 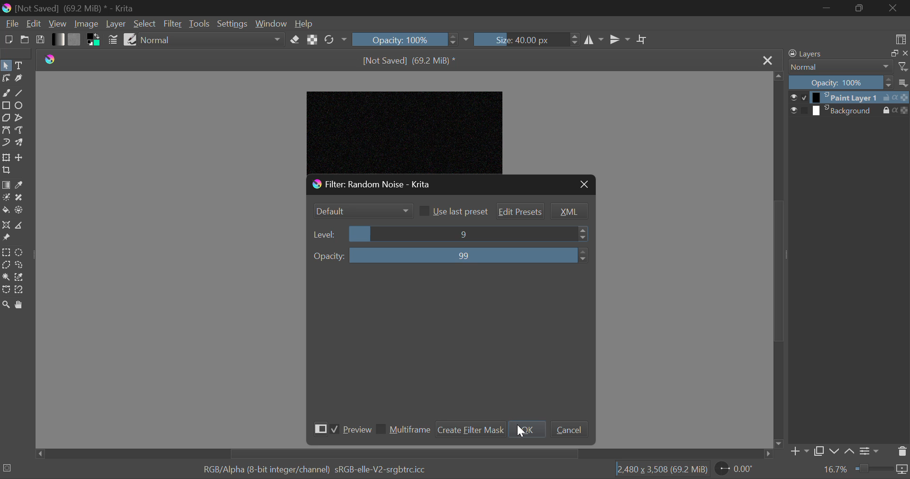 I want to click on Colorize Mask Tool, so click(x=7, y=198).